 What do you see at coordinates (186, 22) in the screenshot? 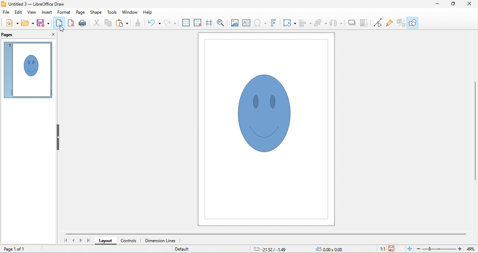
I see `display grid` at bounding box center [186, 22].